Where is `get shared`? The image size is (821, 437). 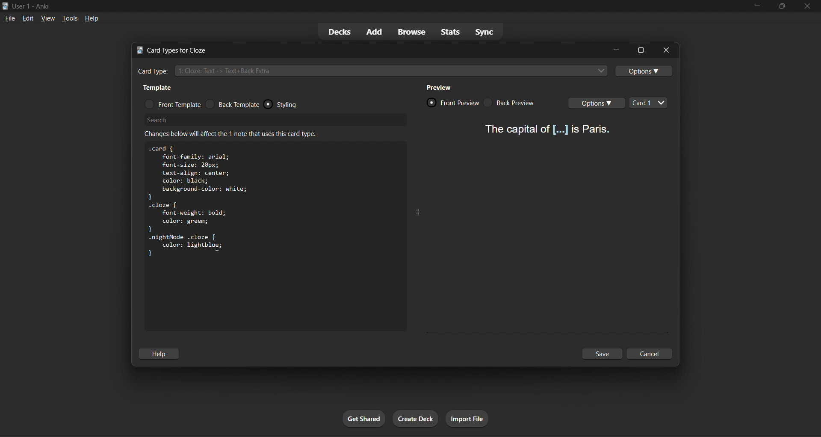 get shared is located at coordinates (365, 418).